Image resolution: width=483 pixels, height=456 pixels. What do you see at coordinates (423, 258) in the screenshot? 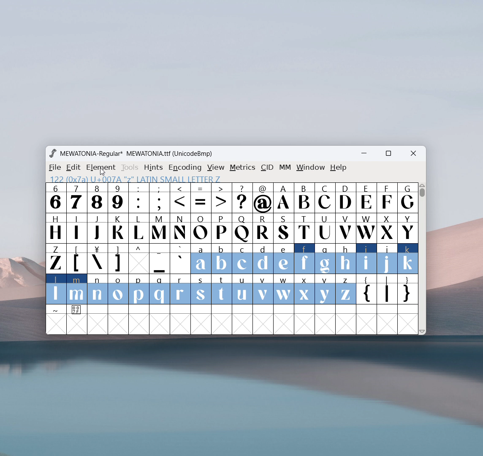
I see `Vertical` at bounding box center [423, 258].